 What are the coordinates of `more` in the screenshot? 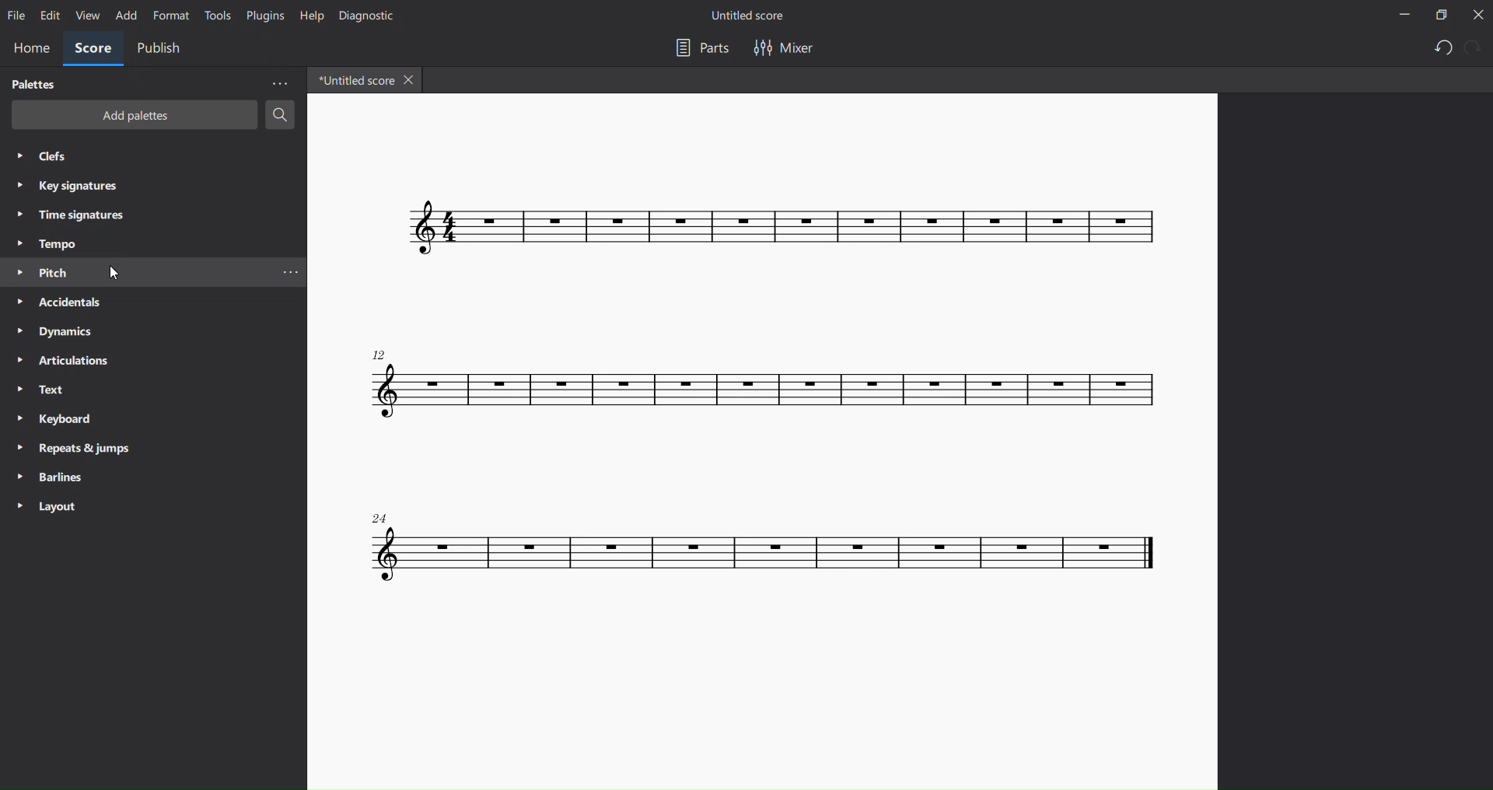 It's located at (274, 84).